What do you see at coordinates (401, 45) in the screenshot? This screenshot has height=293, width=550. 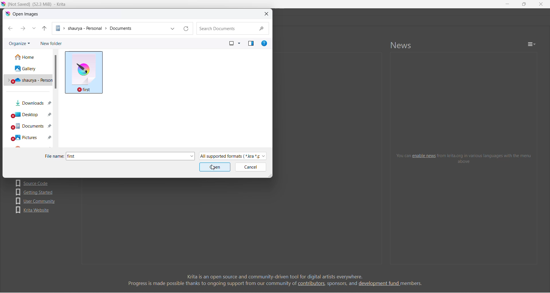 I see `news` at bounding box center [401, 45].